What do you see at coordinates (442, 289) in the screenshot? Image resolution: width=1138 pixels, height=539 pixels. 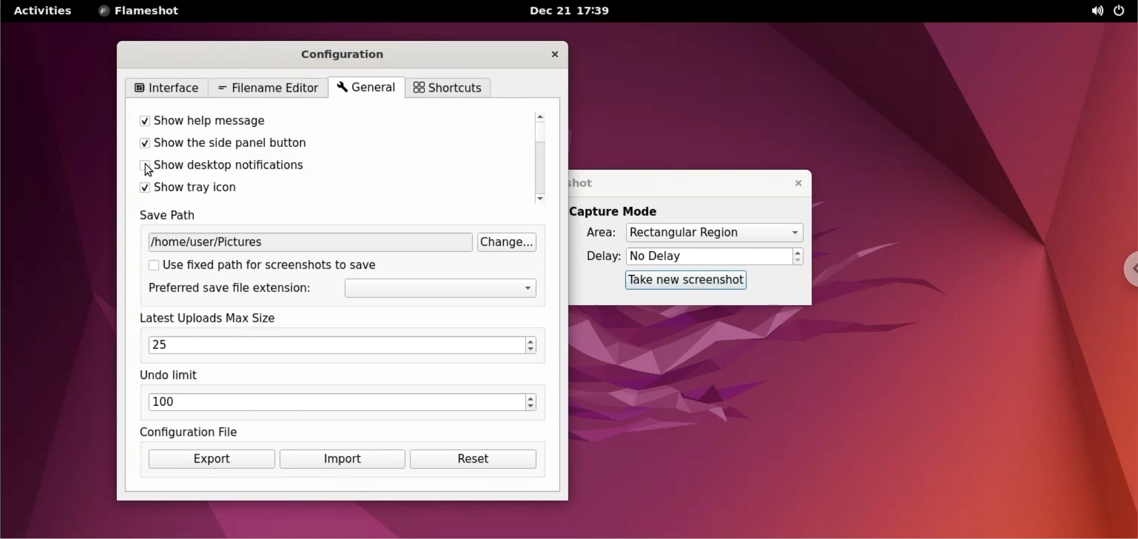 I see `extension dropdown` at bounding box center [442, 289].